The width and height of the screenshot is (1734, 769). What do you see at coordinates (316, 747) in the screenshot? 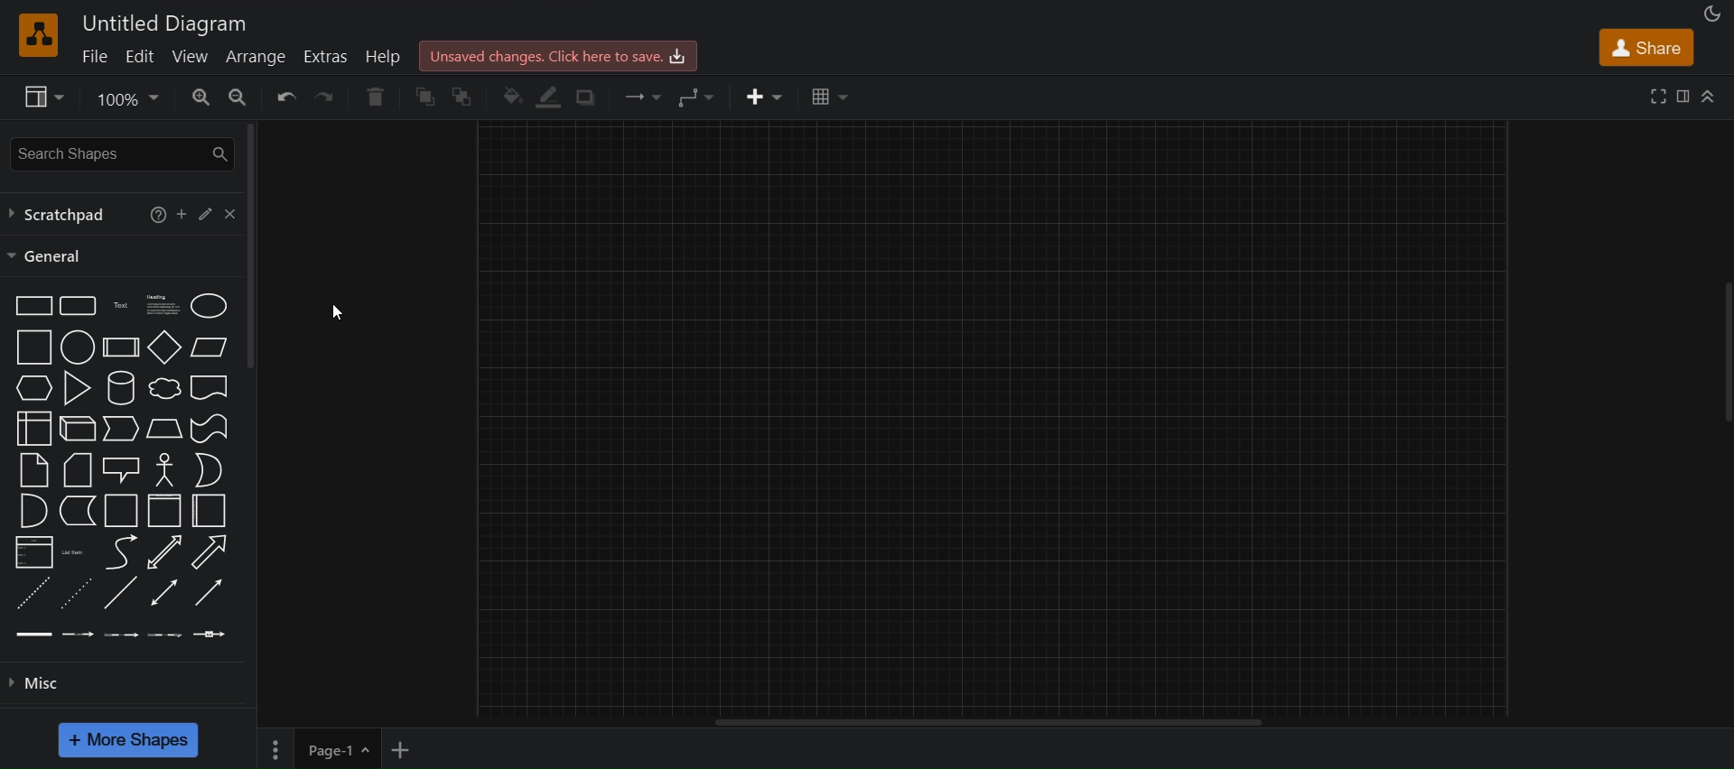
I see `page 1` at bounding box center [316, 747].